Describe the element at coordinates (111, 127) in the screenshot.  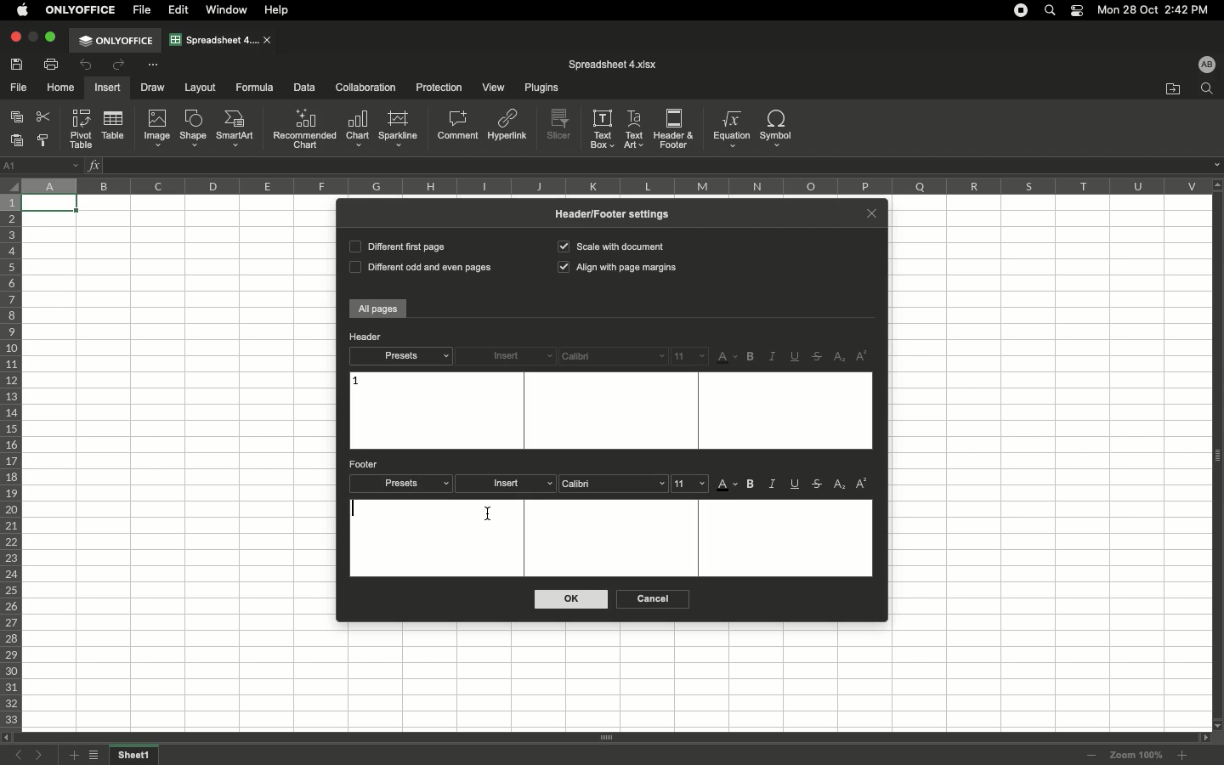
I see `Table` at that location.